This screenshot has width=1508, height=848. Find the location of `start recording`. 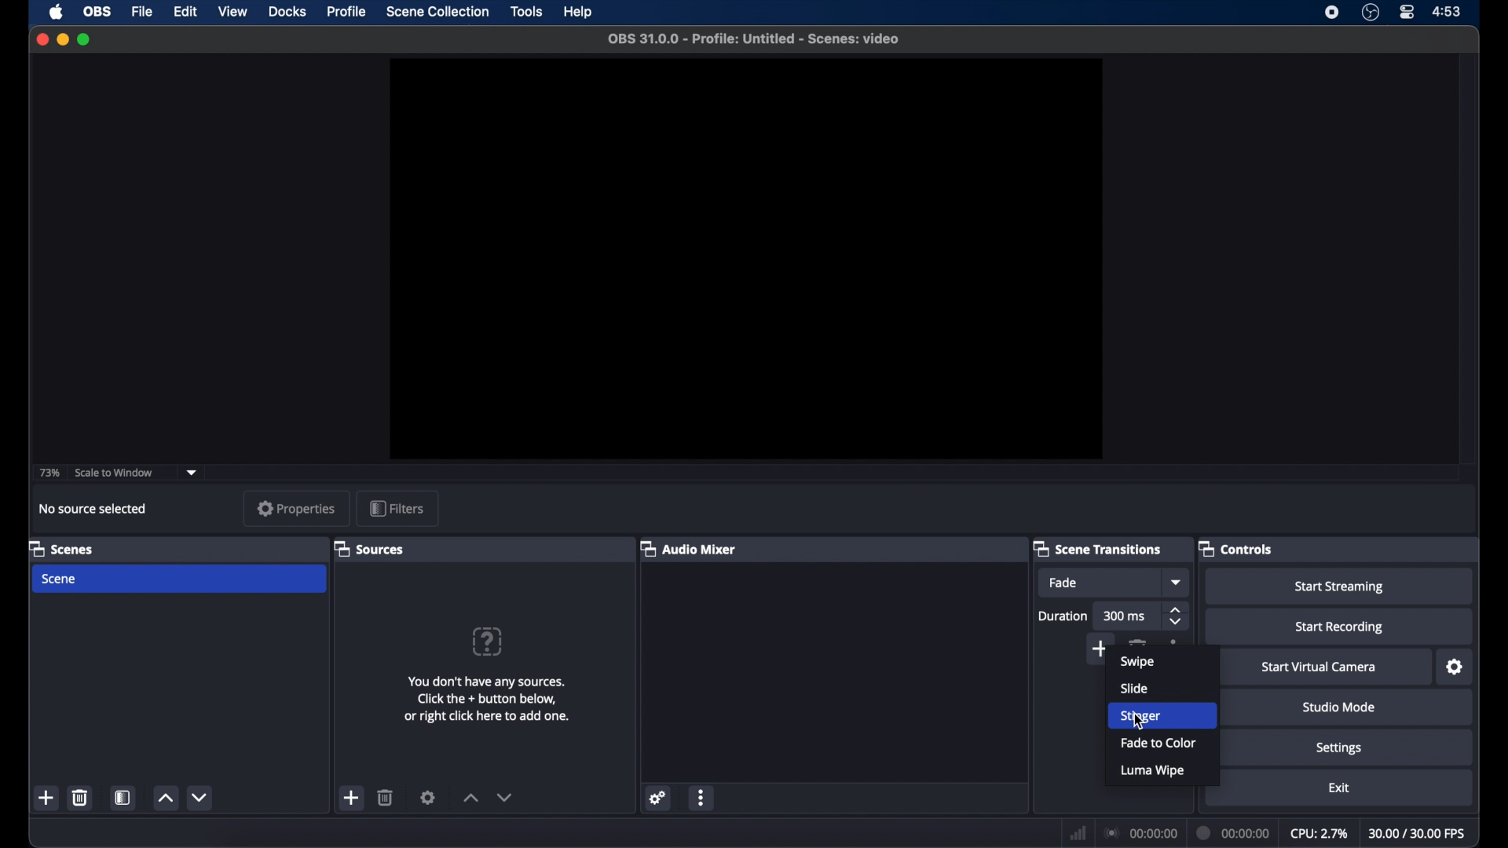

start recording is located at coordinates (1341, 627).